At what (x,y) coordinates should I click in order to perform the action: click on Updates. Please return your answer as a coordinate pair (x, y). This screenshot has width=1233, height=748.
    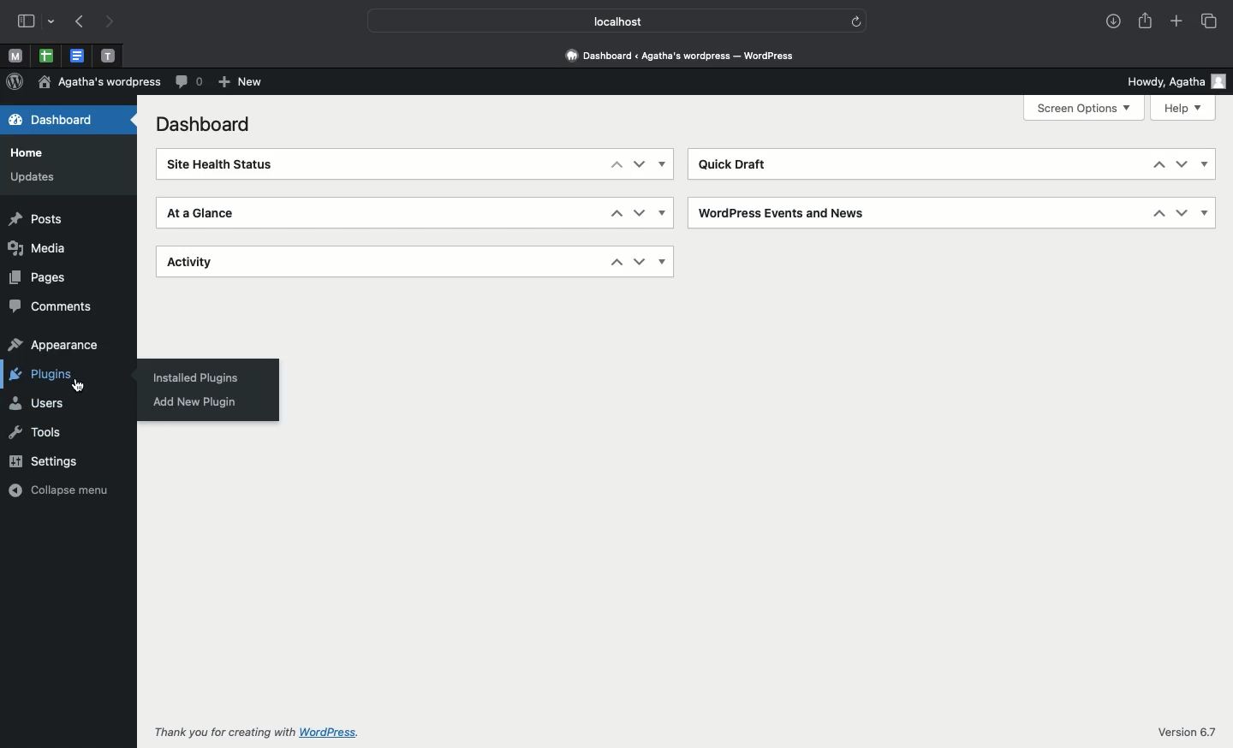
    Looking at the image, I should click on (36, 178).